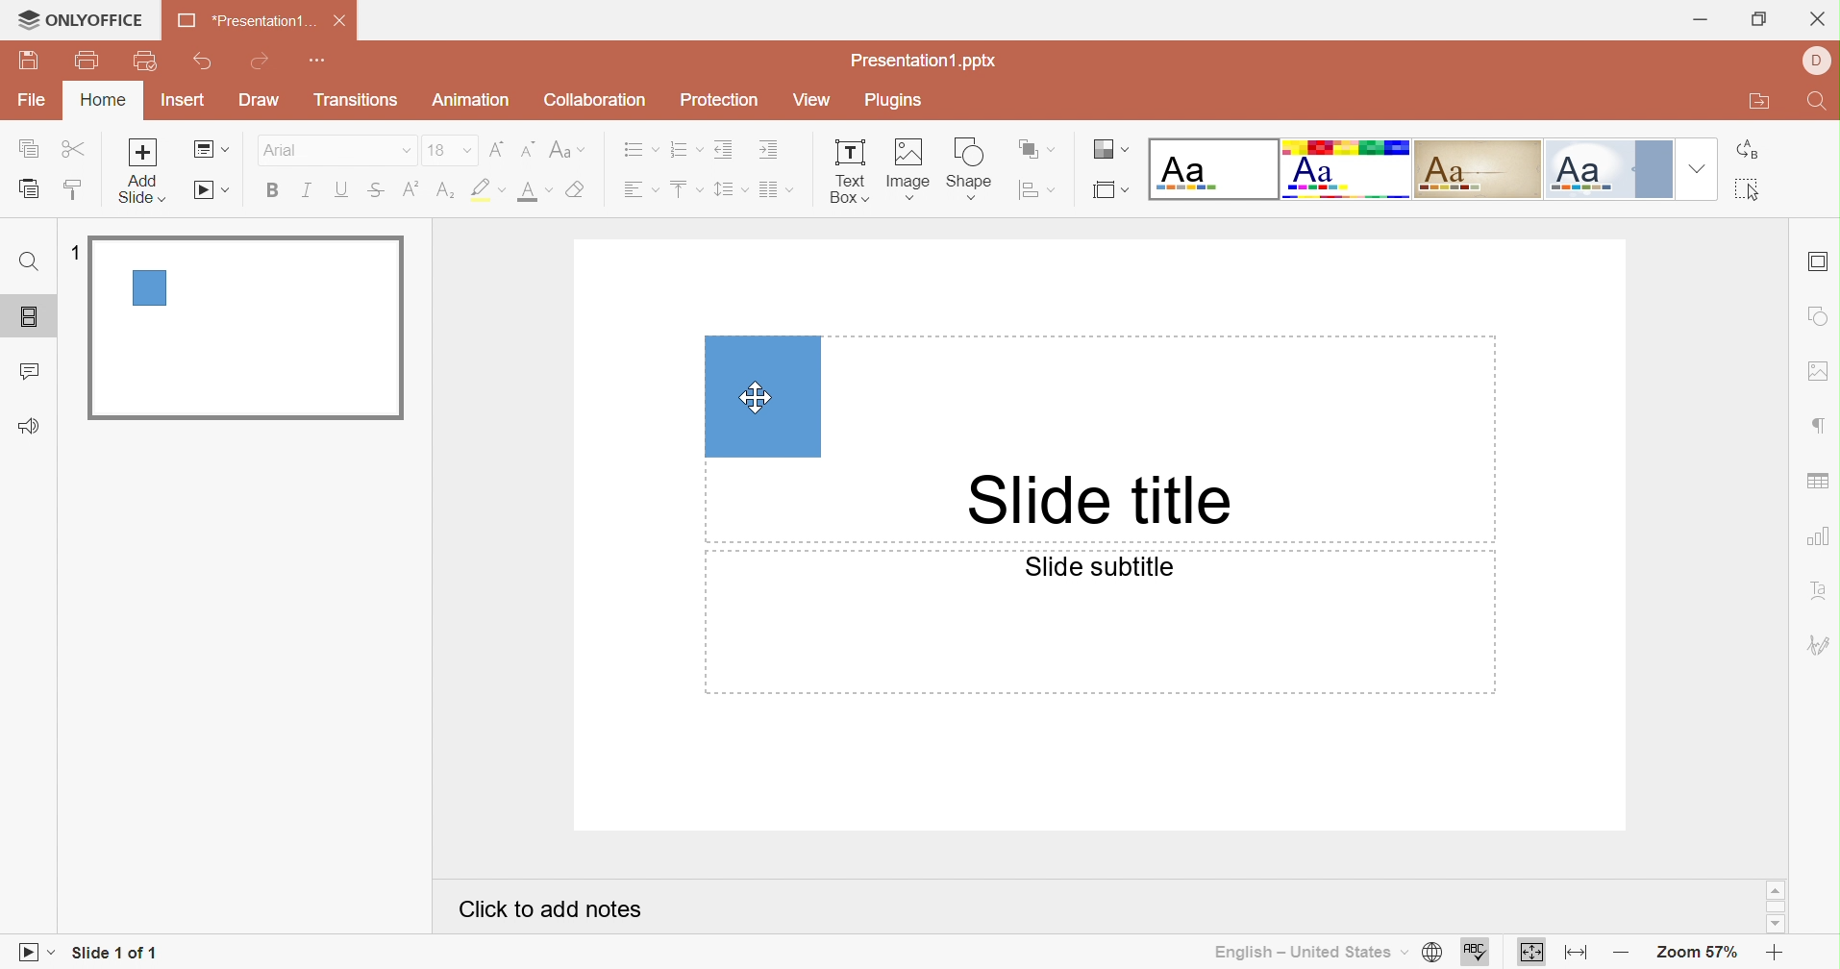 Image resolution: width=1840 pixels, height=969 pixels. What do you see at coordinates (1036, 194) in the screenshot?
I see `Align shape` at bounding box center [1036, 194].